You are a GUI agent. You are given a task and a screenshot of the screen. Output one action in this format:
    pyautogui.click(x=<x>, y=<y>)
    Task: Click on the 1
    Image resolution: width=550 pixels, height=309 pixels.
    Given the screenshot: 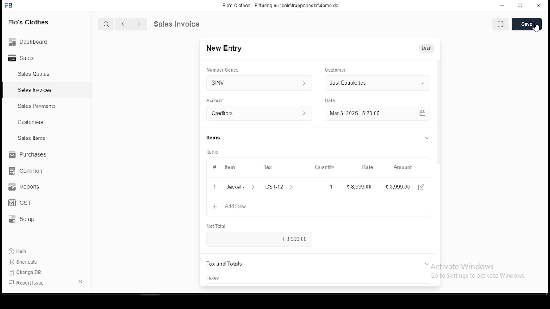 What is the action you would take?
    pyautogui.click(x=331, y=186)
    